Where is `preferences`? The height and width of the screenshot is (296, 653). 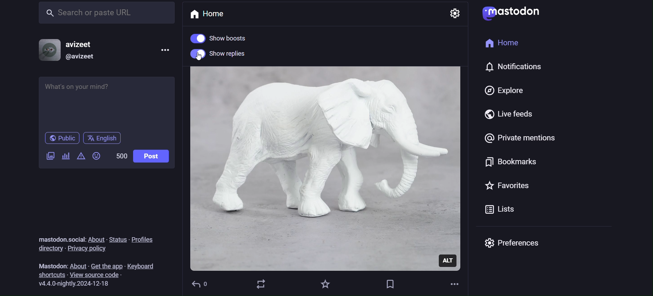 preferences is located at coordinates (517, 246).